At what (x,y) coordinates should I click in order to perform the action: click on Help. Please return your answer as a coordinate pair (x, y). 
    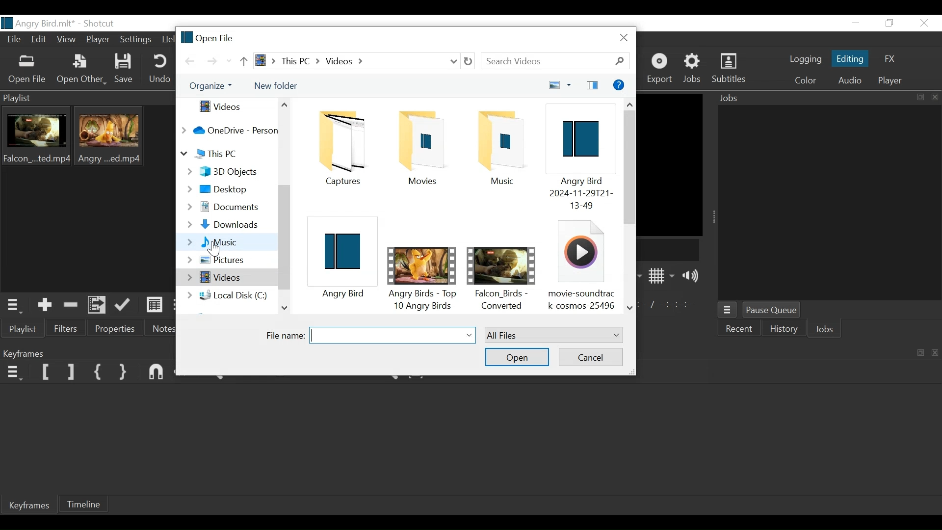
    Looking at the image, I should click on (619, 84).